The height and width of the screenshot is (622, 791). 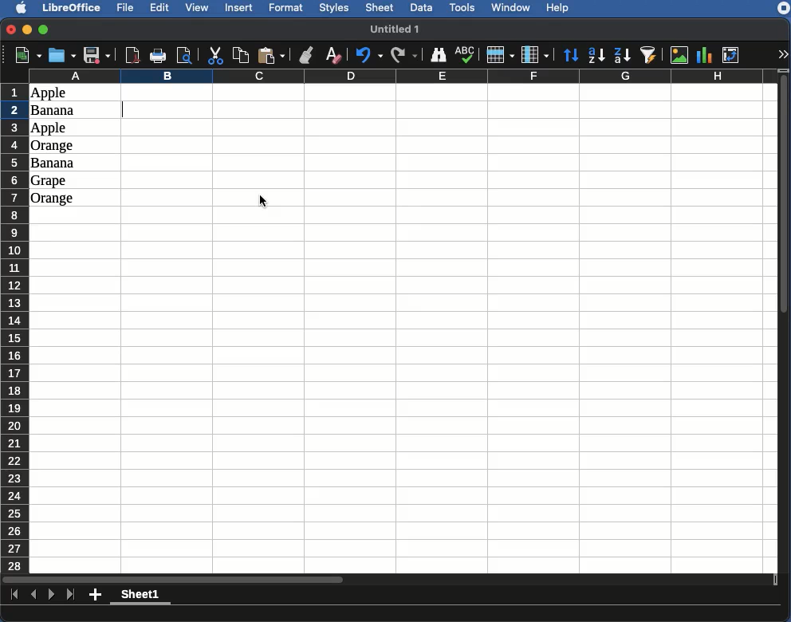 What do you see at coordinates (535, 54) in the screenshot?
I see `Column` at bounding box center [535, 54].